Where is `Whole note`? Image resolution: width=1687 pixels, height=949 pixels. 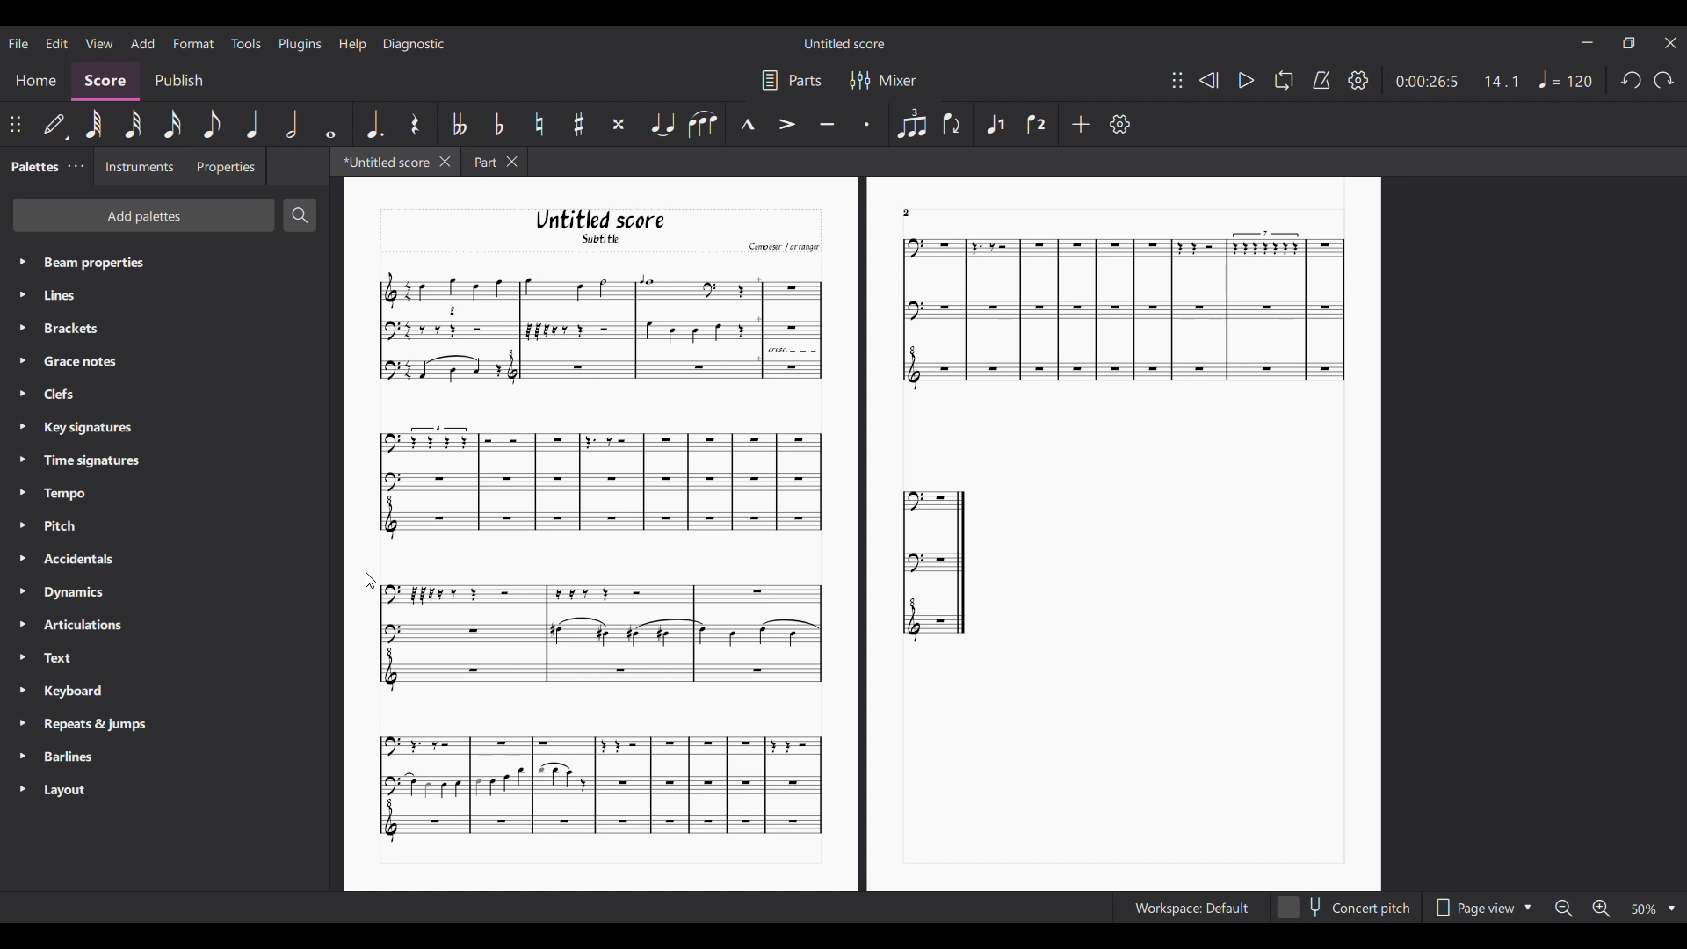 Whole note is located at coordinates (331, 125).